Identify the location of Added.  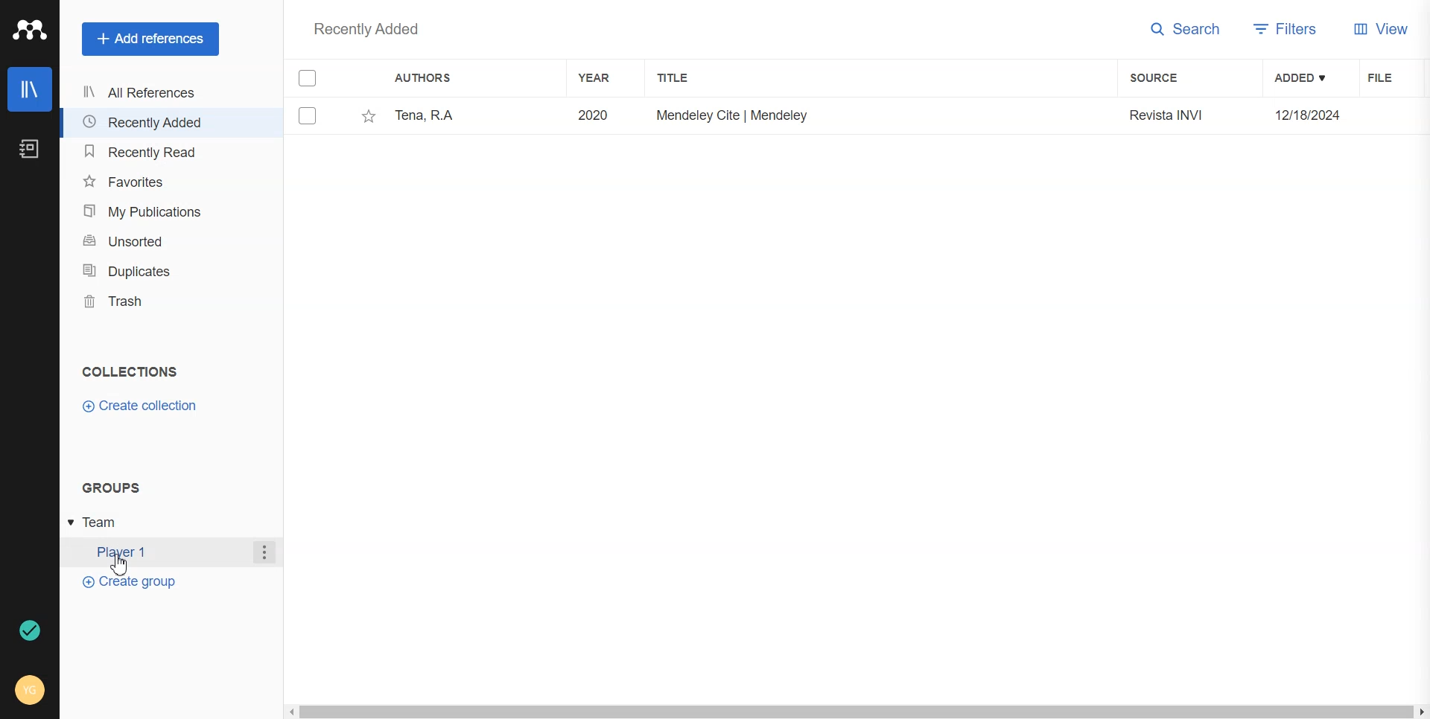
(1300, 78).